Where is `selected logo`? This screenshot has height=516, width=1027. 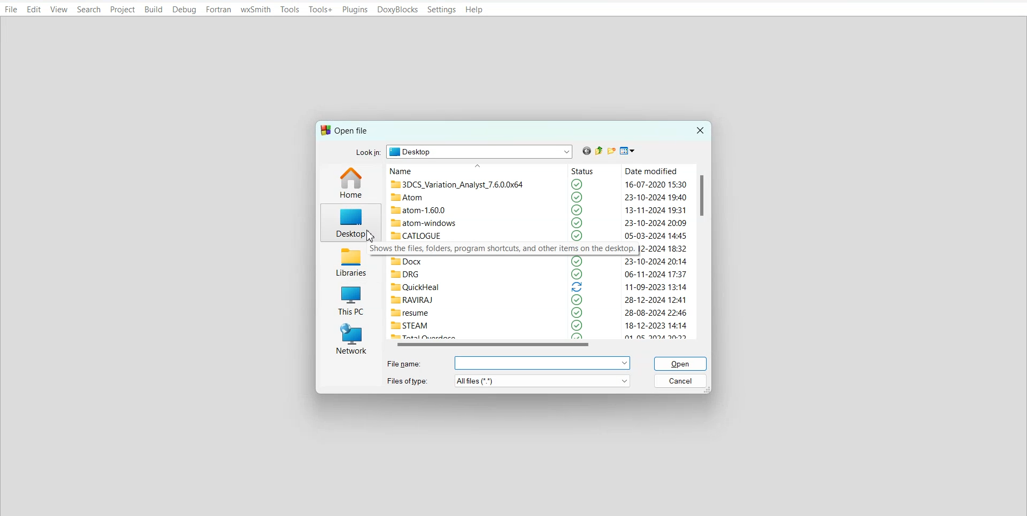
selected logo is located at coordinates (577, 197).